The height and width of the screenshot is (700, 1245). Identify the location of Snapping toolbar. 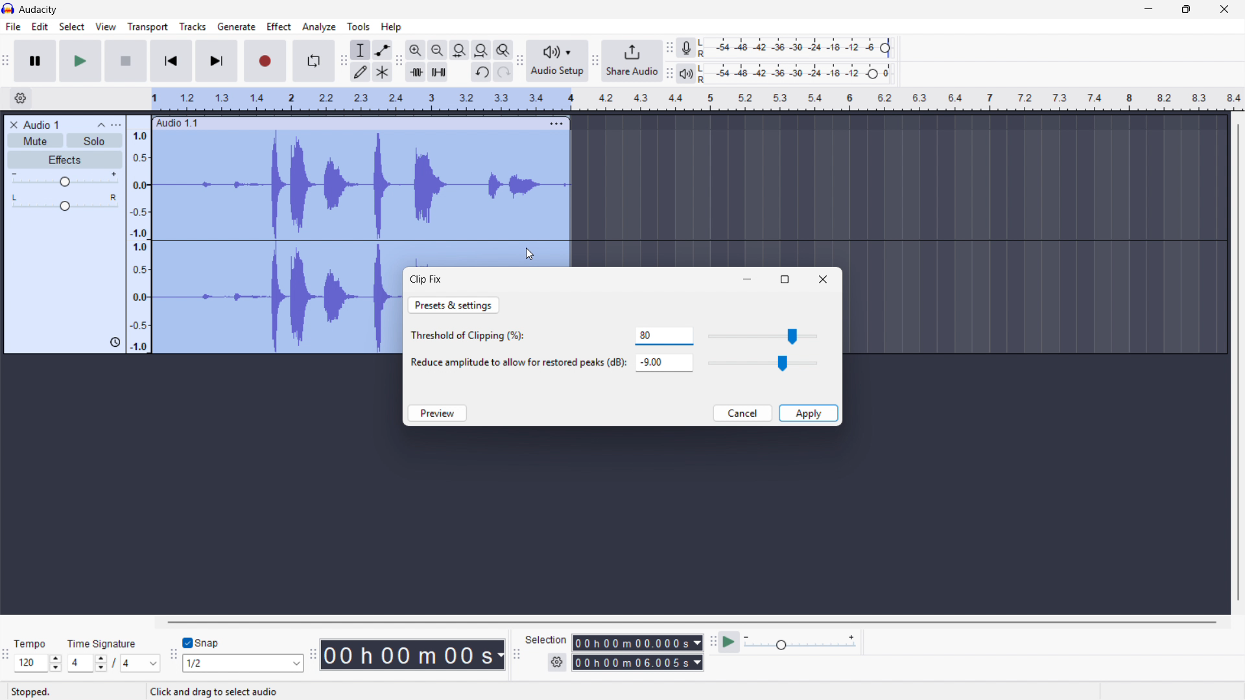
(174, 656).